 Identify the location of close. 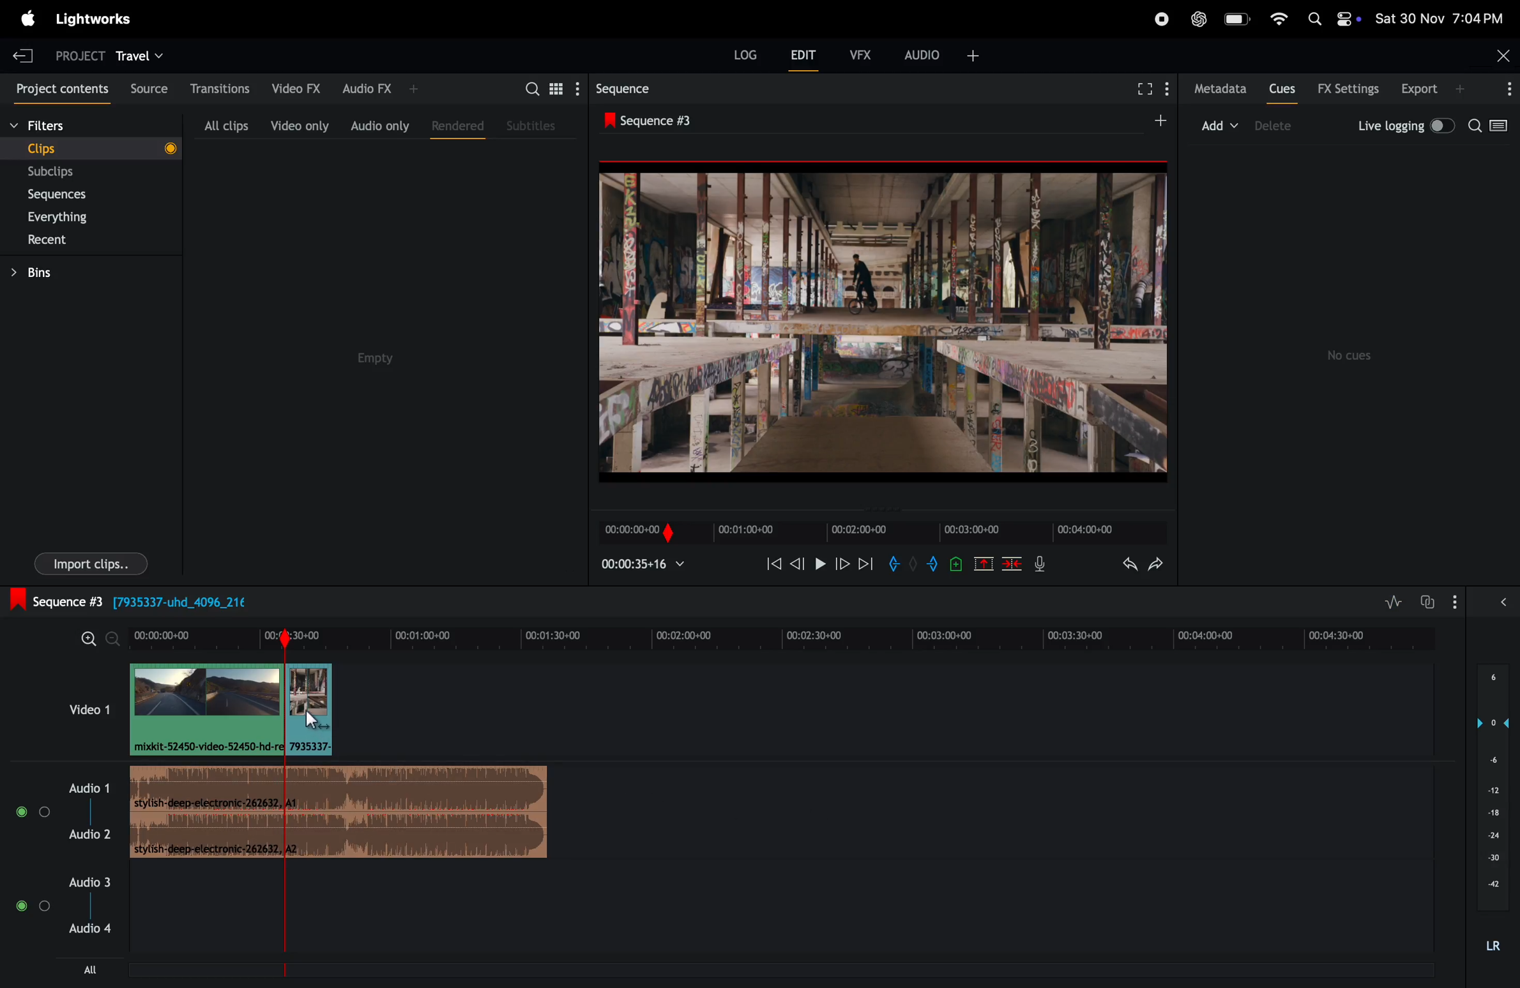
(1498, 56).